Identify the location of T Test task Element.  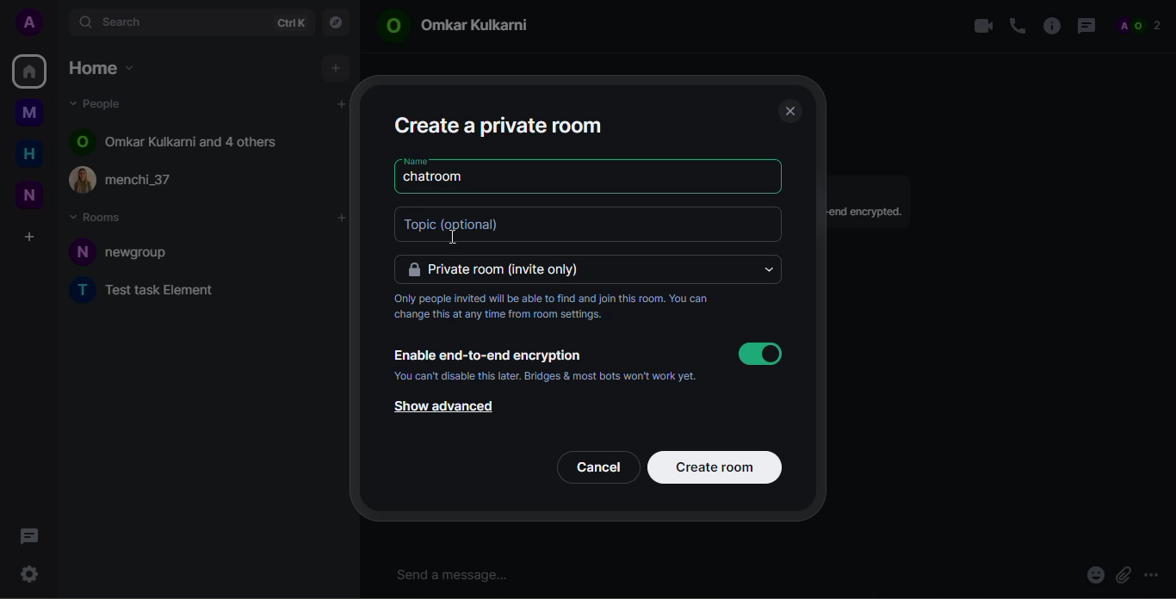
(151, 290).